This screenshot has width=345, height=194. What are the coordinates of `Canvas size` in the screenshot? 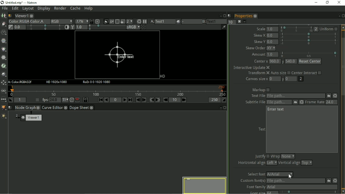 It's located at (256, 79).